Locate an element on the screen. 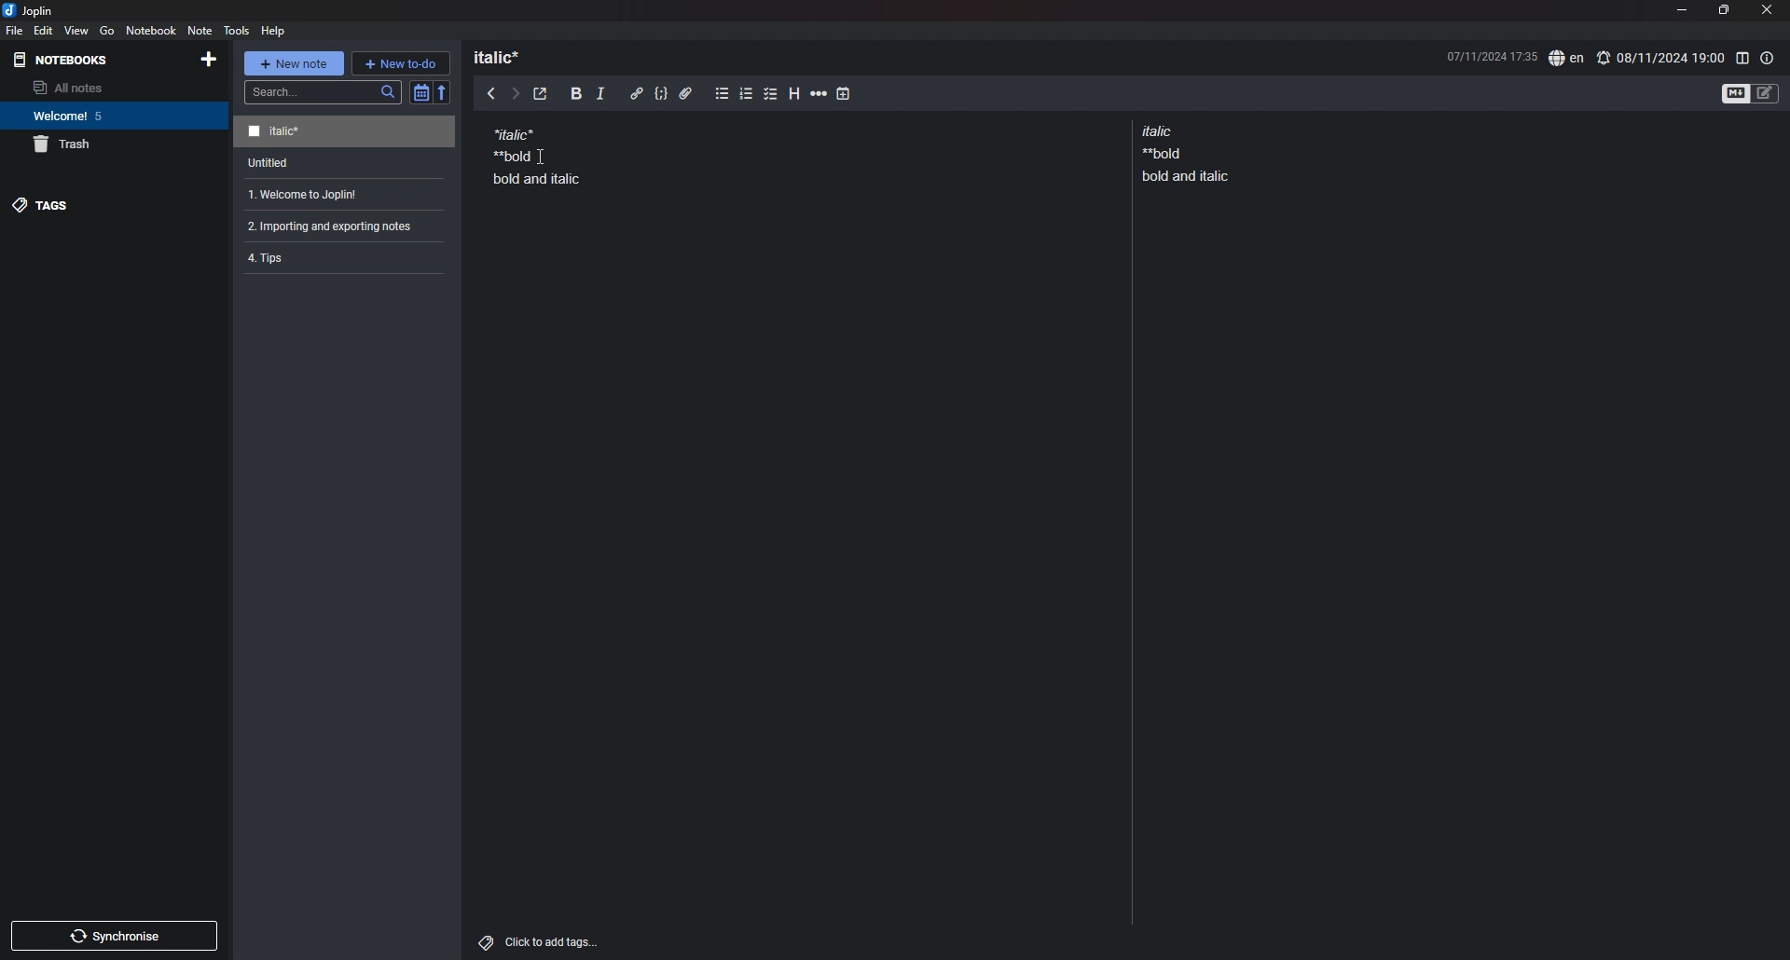 Image resolution: width=1790 pixels, height=960 pixels. note is located at coordinates (344, 132).